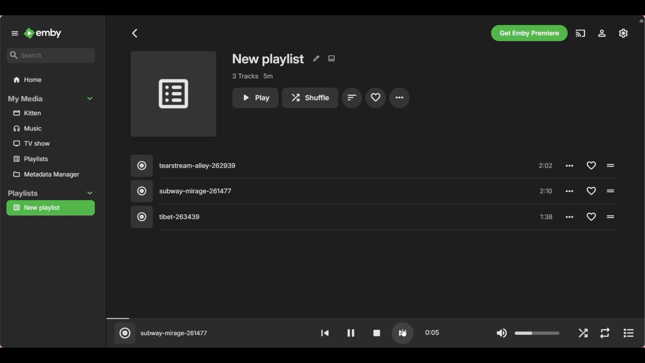  I want to click on Click to play current song in separate window, so click(123, 336).